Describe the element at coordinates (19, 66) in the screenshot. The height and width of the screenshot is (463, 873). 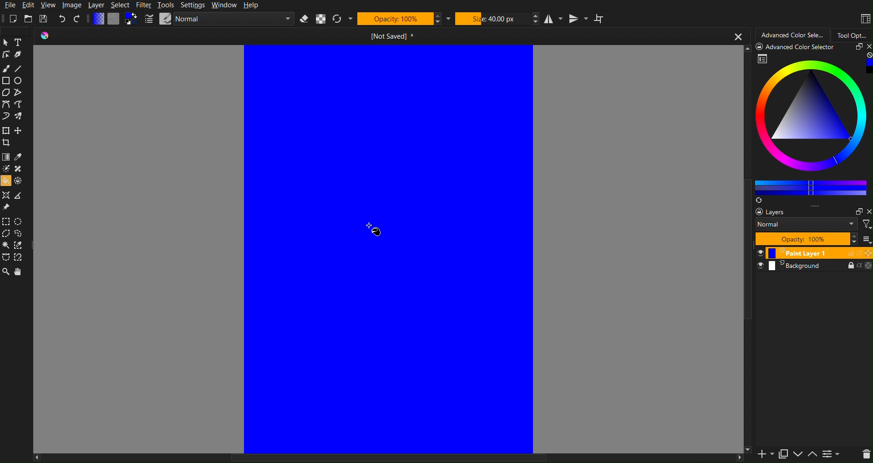
I see `Line` at that location.